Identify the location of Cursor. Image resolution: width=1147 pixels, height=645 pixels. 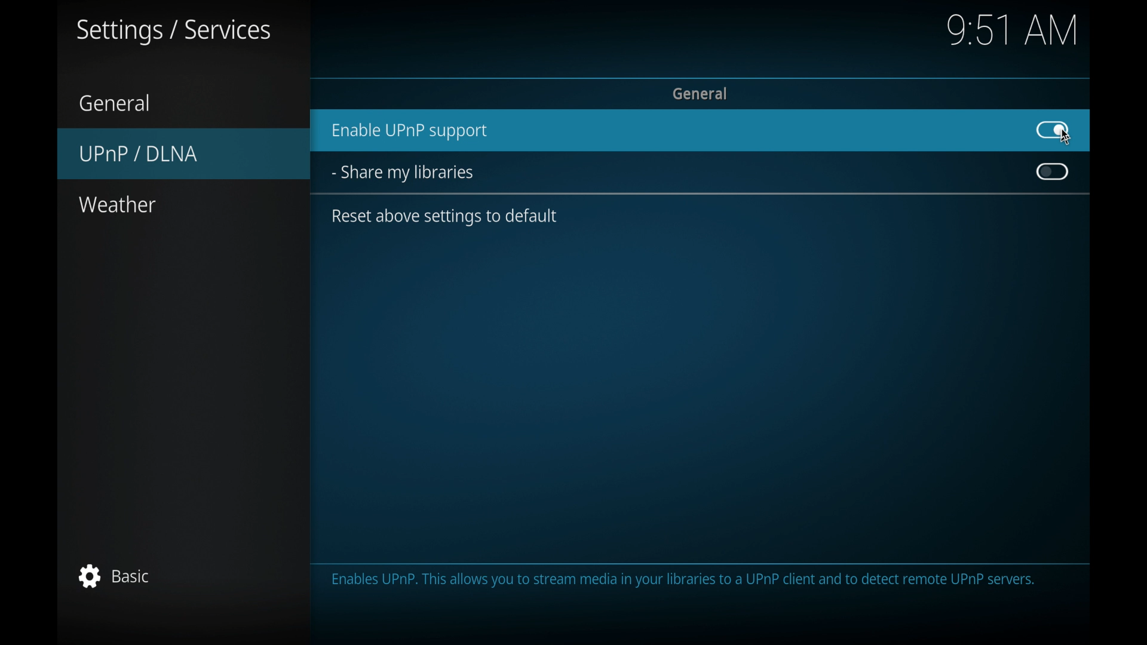
(1068, 139).